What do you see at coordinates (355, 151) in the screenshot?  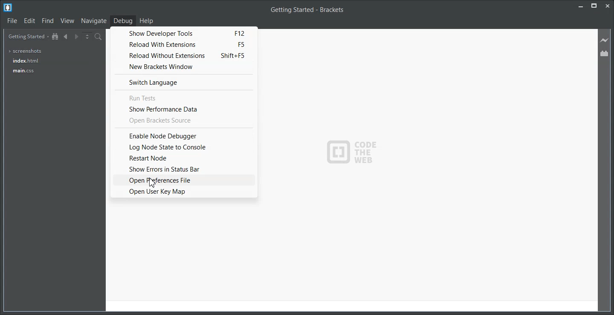 I see `Logo` at bounding box center [355, 151].